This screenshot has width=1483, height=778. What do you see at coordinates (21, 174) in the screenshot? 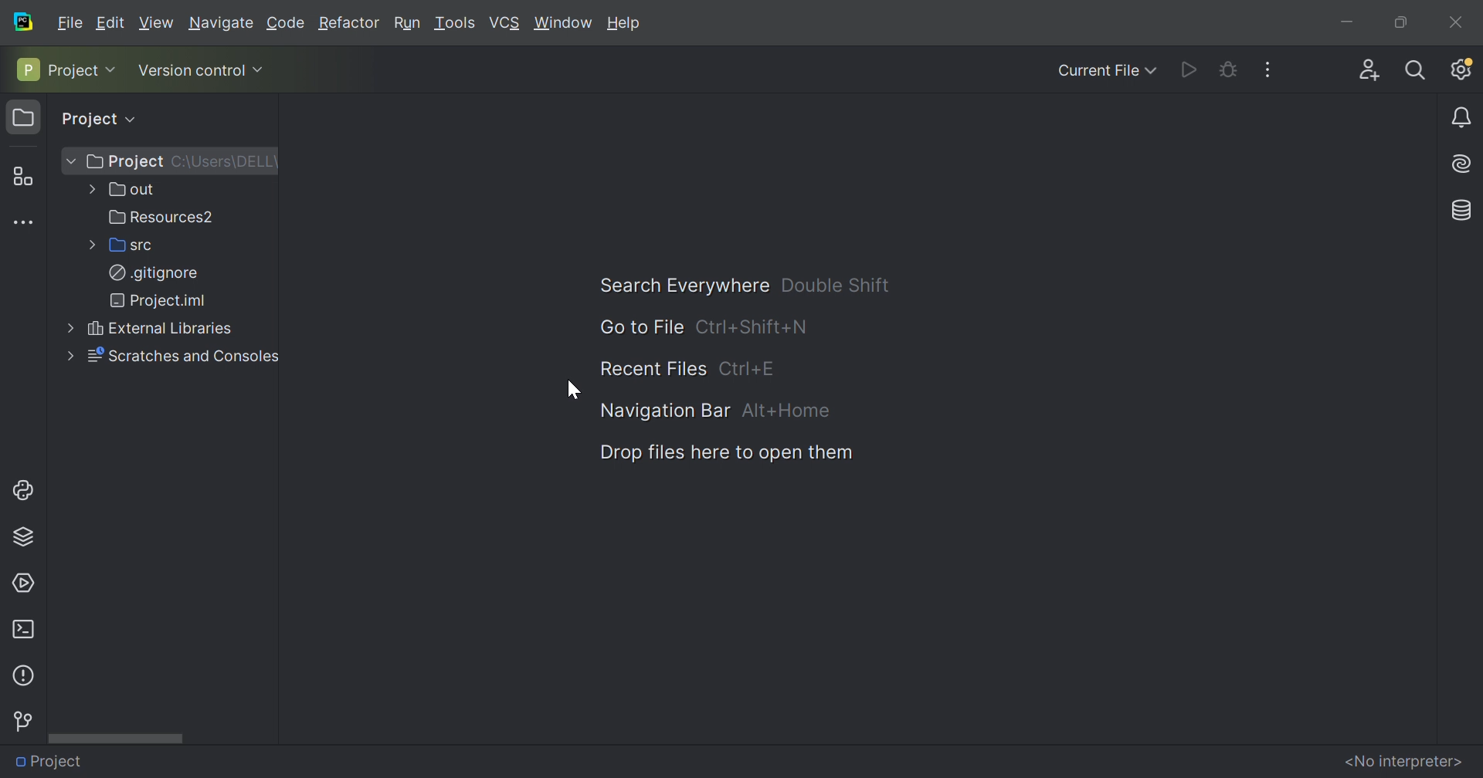
I see `Structure` at bounding box center [21, 174].